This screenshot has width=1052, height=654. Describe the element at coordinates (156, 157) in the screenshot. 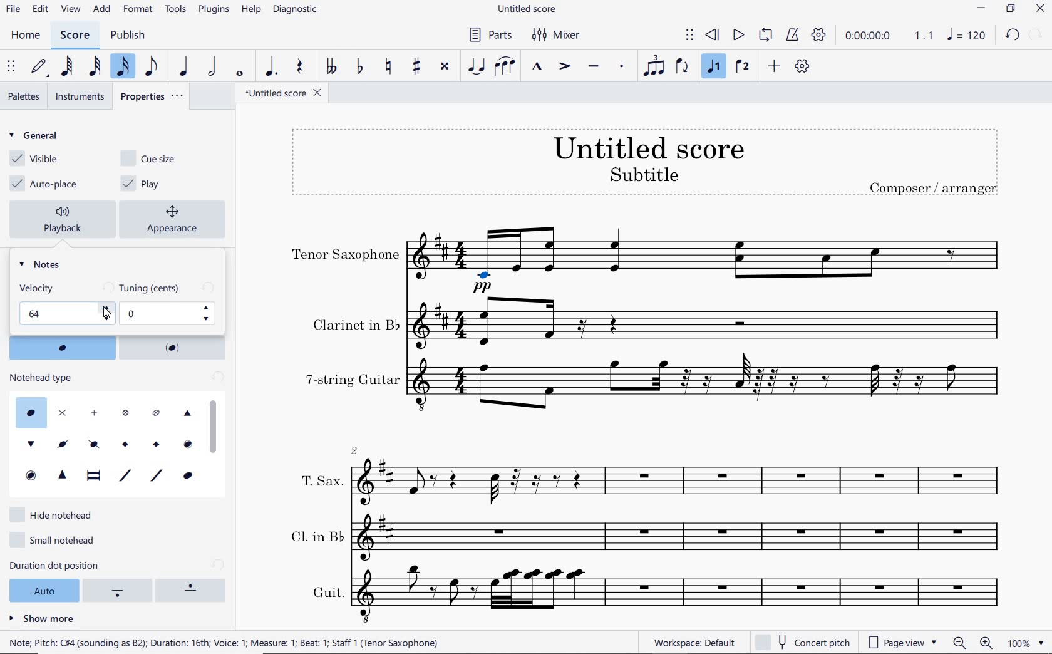

I see `cue size` at that location.